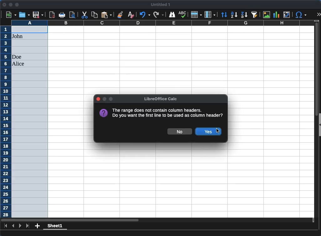  What do you see at coordinates (14, 226) in the screenshot?
I see `previous sheet` at bounding box center [14, 226].